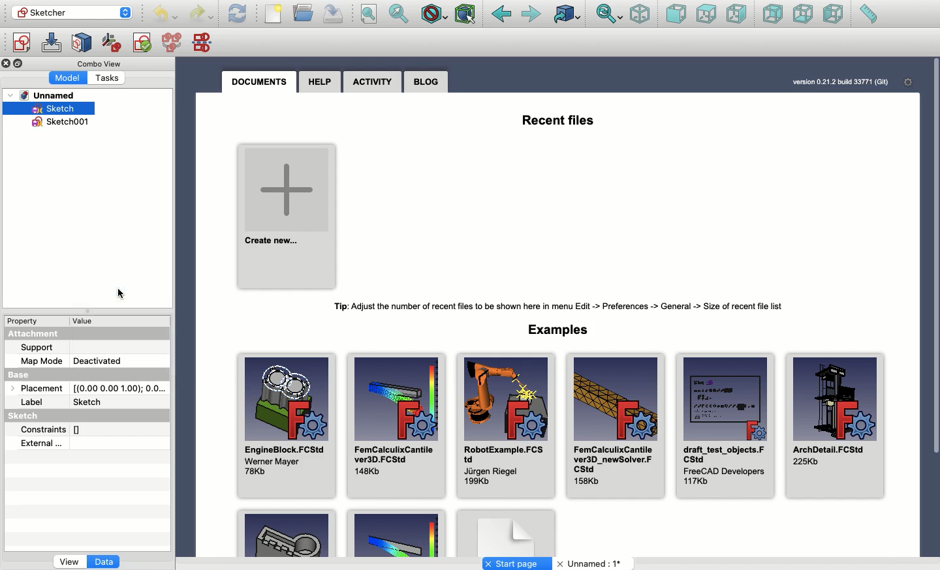 This screenshot has height=570, width=940. Describe the element at coordinates (559, 119) in the screenshot. I see `Recent files` at that location.